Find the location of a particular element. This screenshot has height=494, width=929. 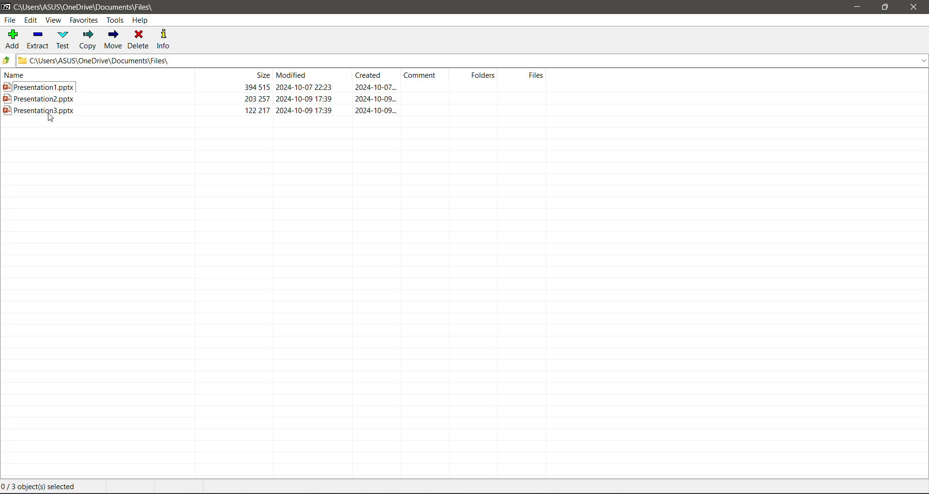

Add is located at coordinates (13, 39).